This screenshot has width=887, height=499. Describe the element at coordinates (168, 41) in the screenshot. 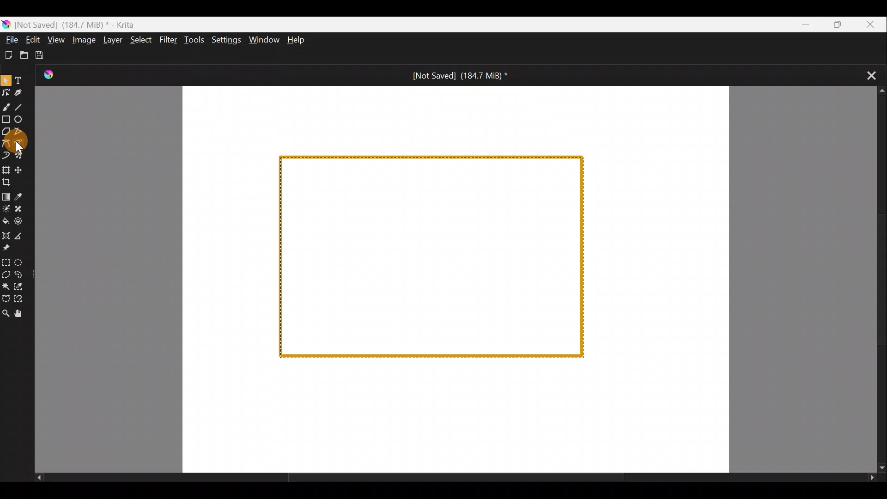

I see `Filter` at that location.